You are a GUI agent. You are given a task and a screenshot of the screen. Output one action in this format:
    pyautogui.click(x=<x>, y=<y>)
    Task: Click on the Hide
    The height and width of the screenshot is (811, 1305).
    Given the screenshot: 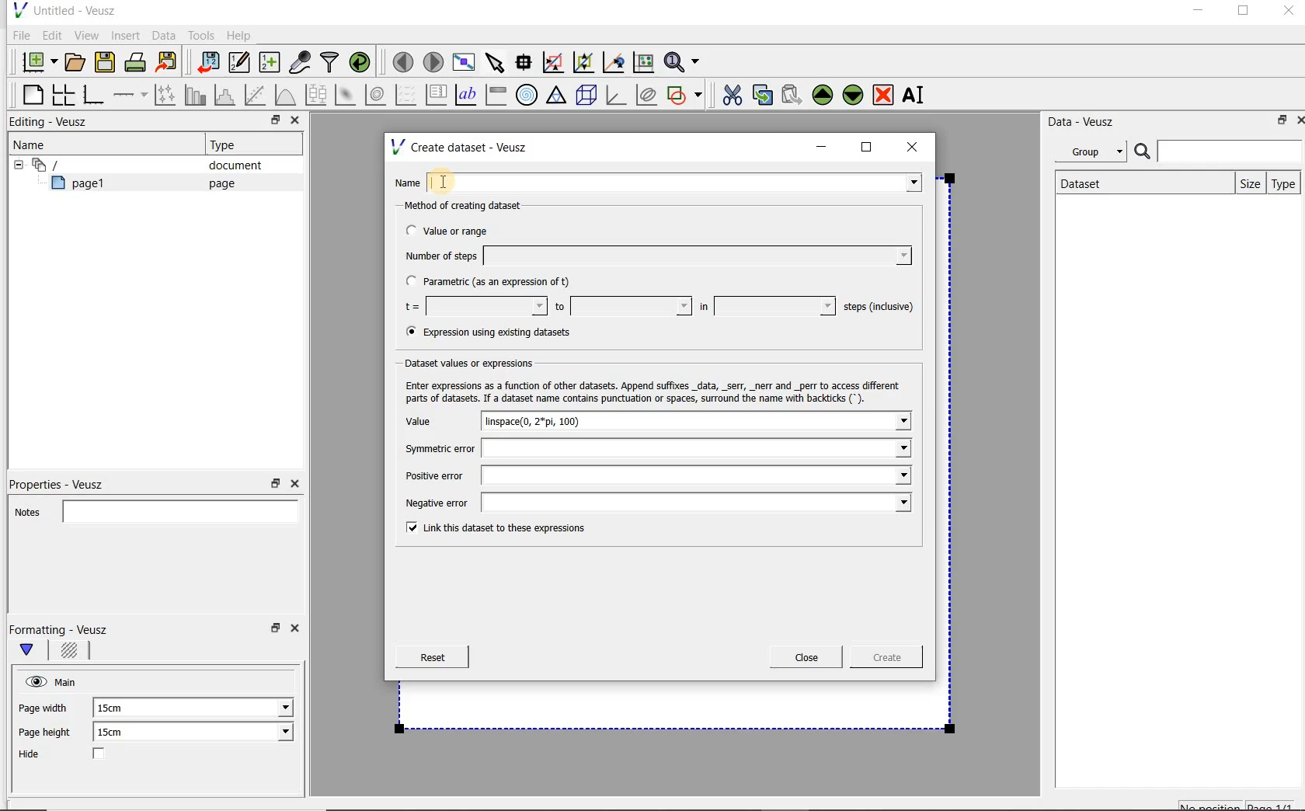 What is the action you would take?
    pyautogui.click(x=77, y=755)
    